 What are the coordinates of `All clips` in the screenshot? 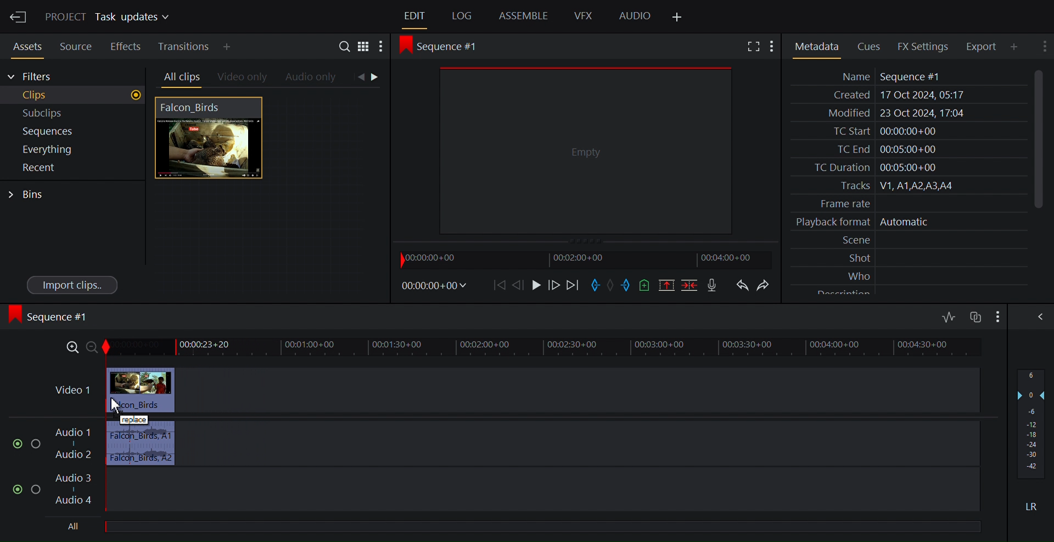 It's located at (180, 77).